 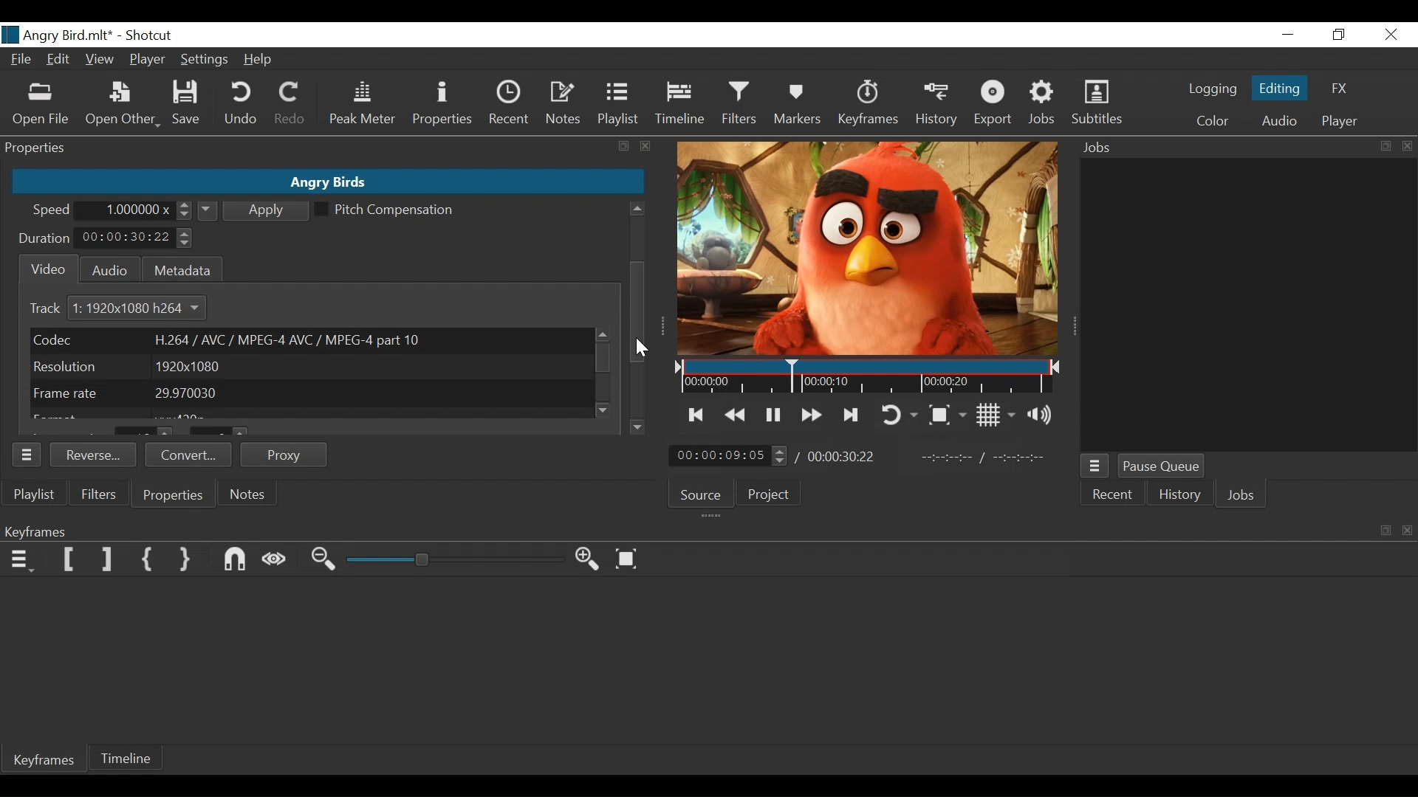 What do you see at coordinates (1340, 121) in the screenshot?
I see `Player` at bounding box center [1340, 121].